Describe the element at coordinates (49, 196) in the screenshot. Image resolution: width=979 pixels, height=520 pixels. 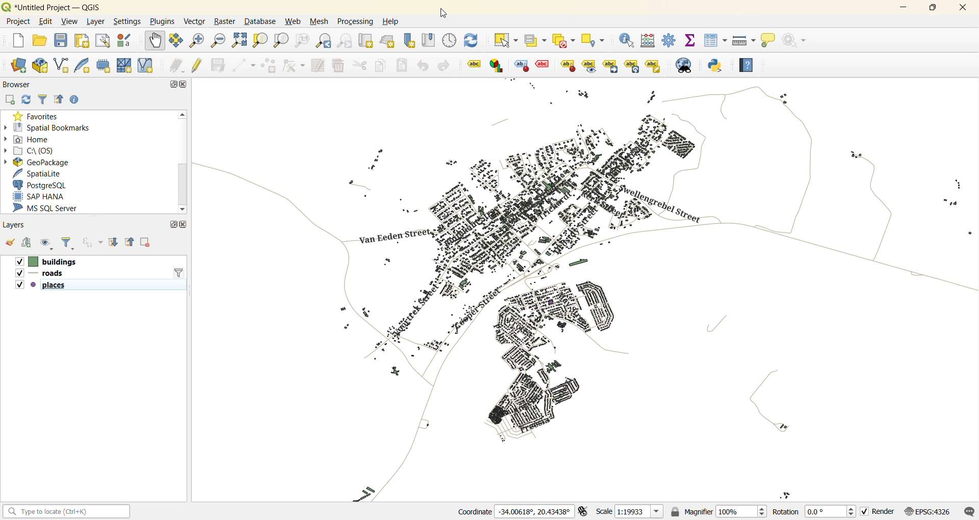
I see `sap hana` at that location.